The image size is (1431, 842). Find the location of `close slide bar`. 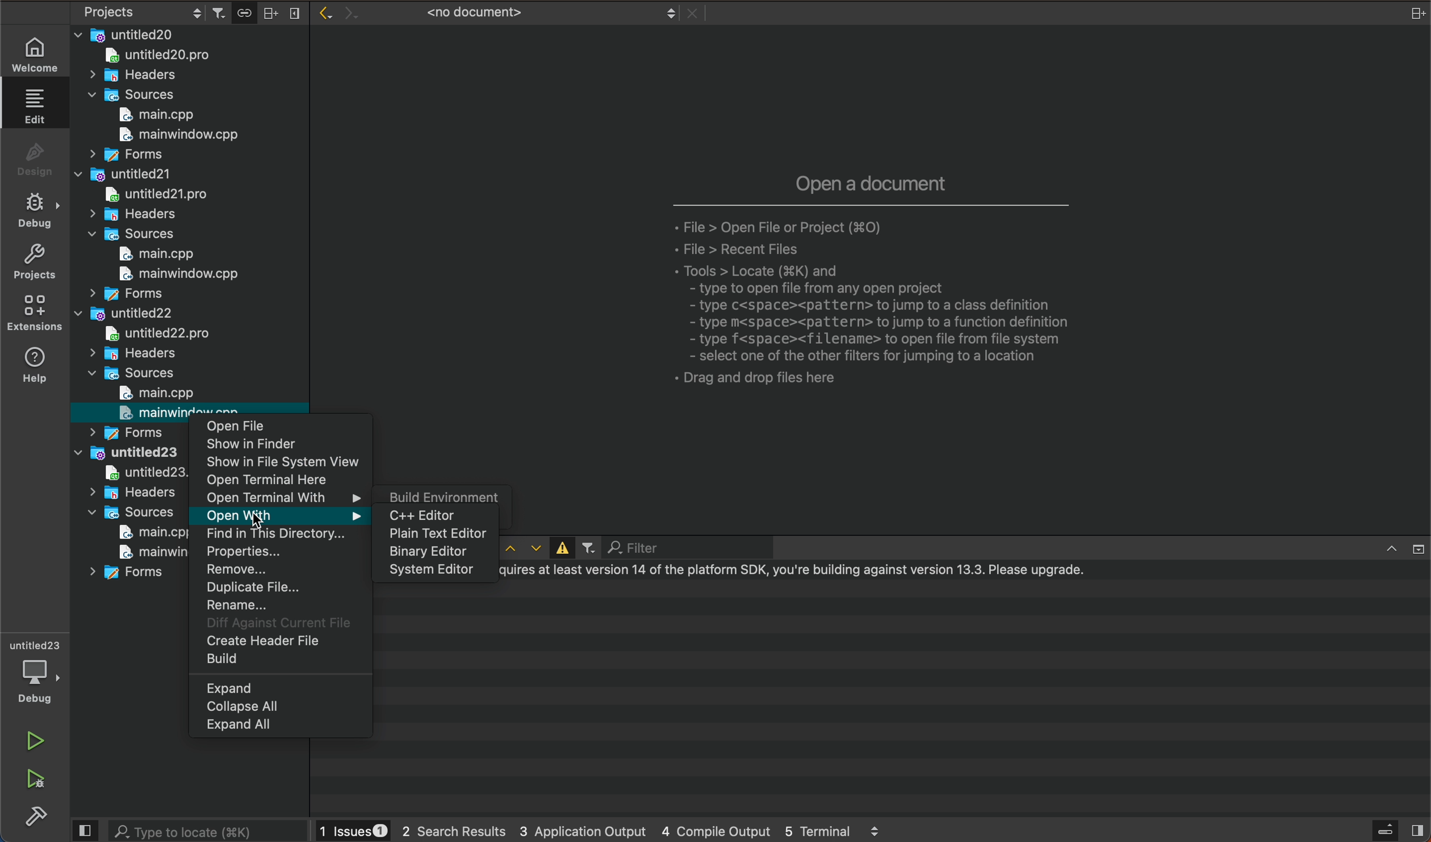

close slide bar is located at coordinates (1398, 830).